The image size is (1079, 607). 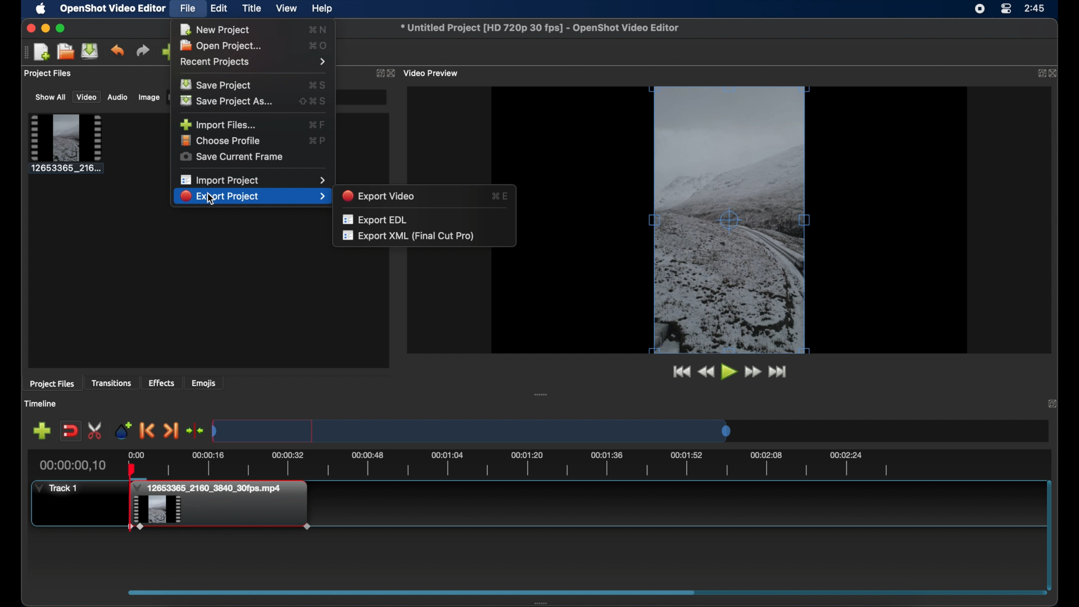 What do you see at coordinates (87, 97) in the screenshot?
I see `video` at bounding box center [87, 97].